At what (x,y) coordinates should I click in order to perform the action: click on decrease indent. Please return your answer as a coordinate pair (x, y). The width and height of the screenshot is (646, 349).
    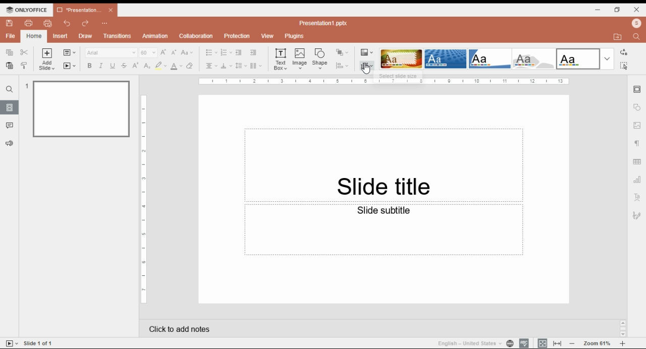
    Looking at the image, I should click on (238, 53).